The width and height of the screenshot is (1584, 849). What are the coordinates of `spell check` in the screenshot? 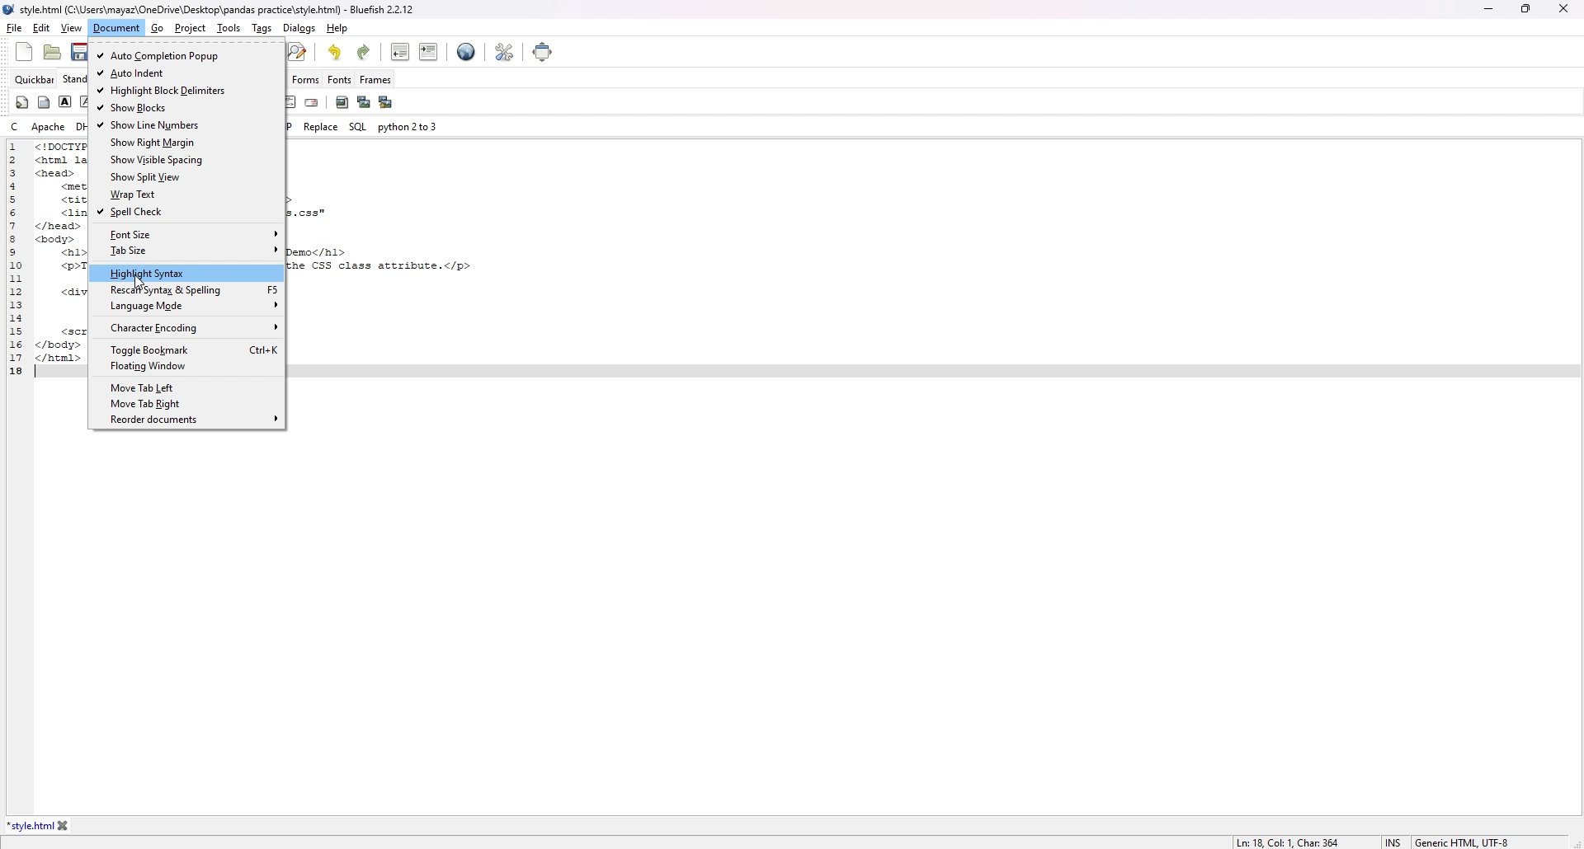 It's located at (186, 213).